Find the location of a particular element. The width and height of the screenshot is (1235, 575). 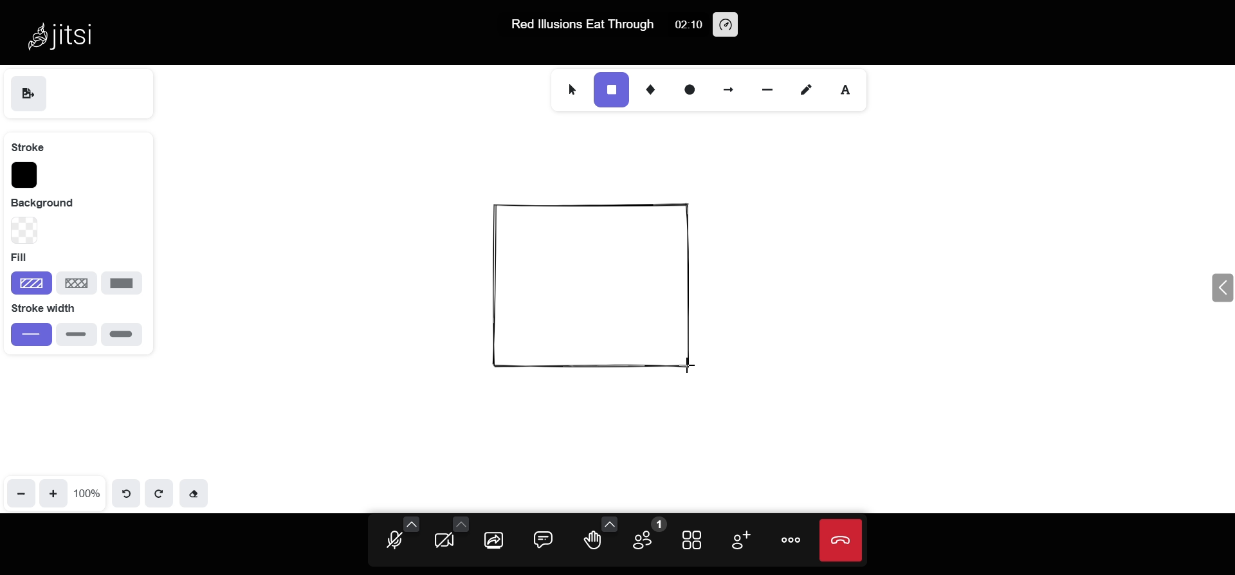

stroke width is located at coordinates (53, 308).